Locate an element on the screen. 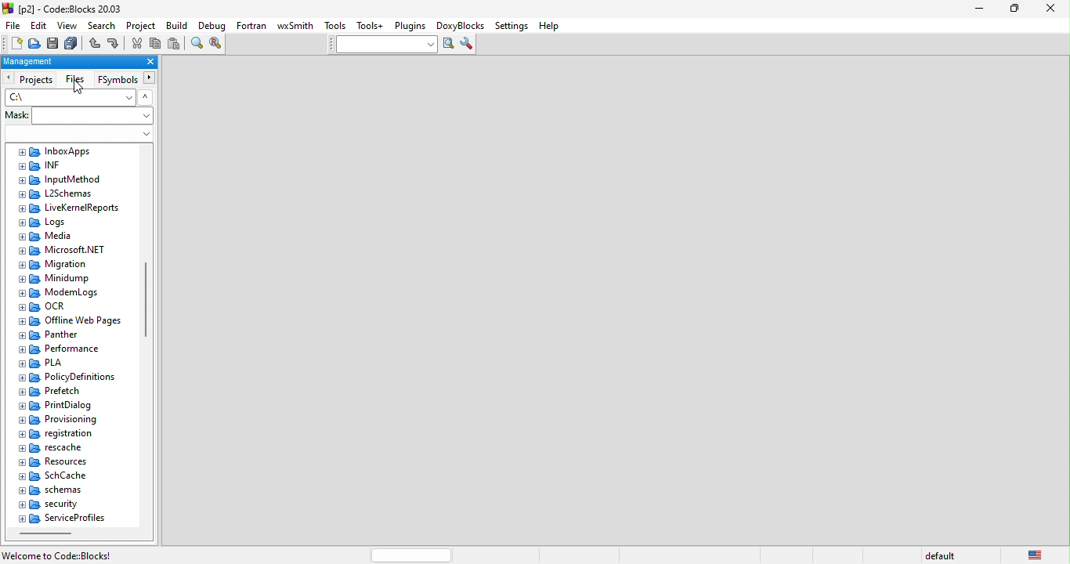 The width and height of the screenshot is (1070, 564). logs is located at coordinates (49, 223).